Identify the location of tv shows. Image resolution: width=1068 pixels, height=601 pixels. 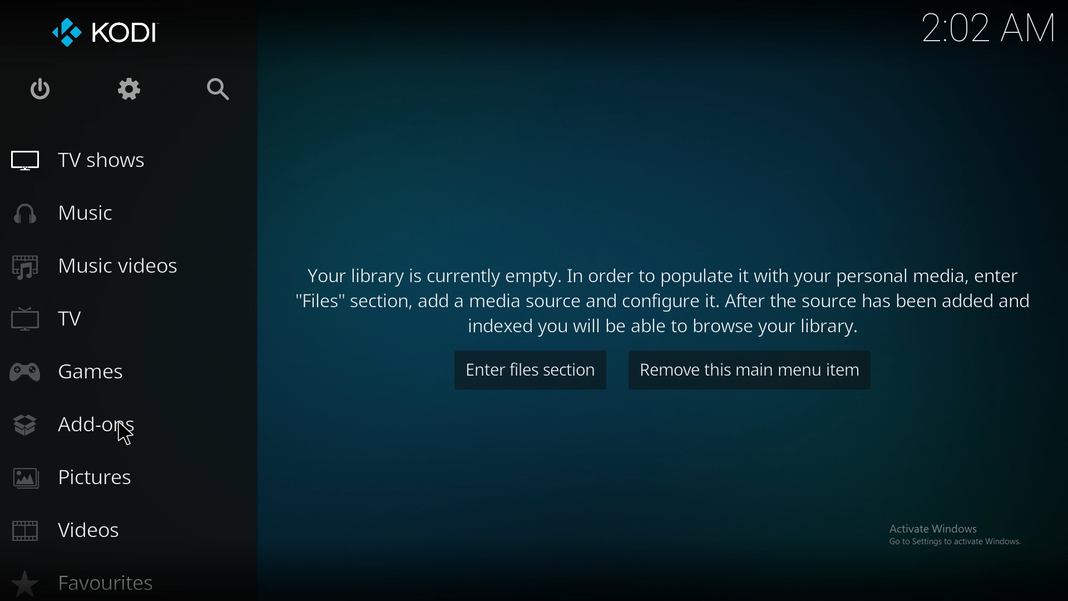
(92, 161).